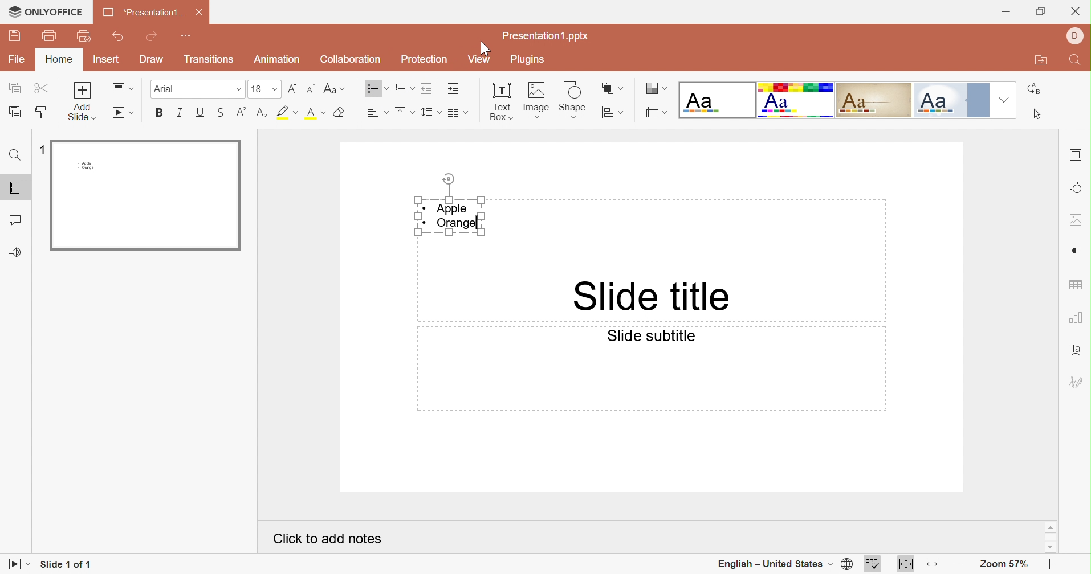 This screenshot has width=1091, height=574. Describe the element at coordinates (50, 36) in the screenshot. I see `print` at that location.